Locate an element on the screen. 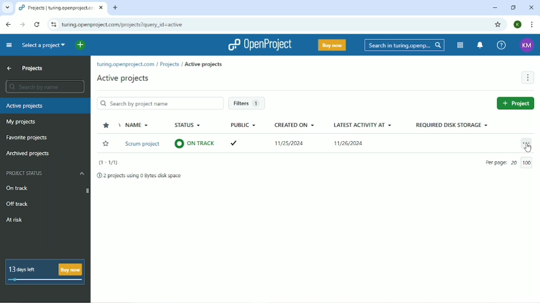  Public is located at coordinates (243, 125).